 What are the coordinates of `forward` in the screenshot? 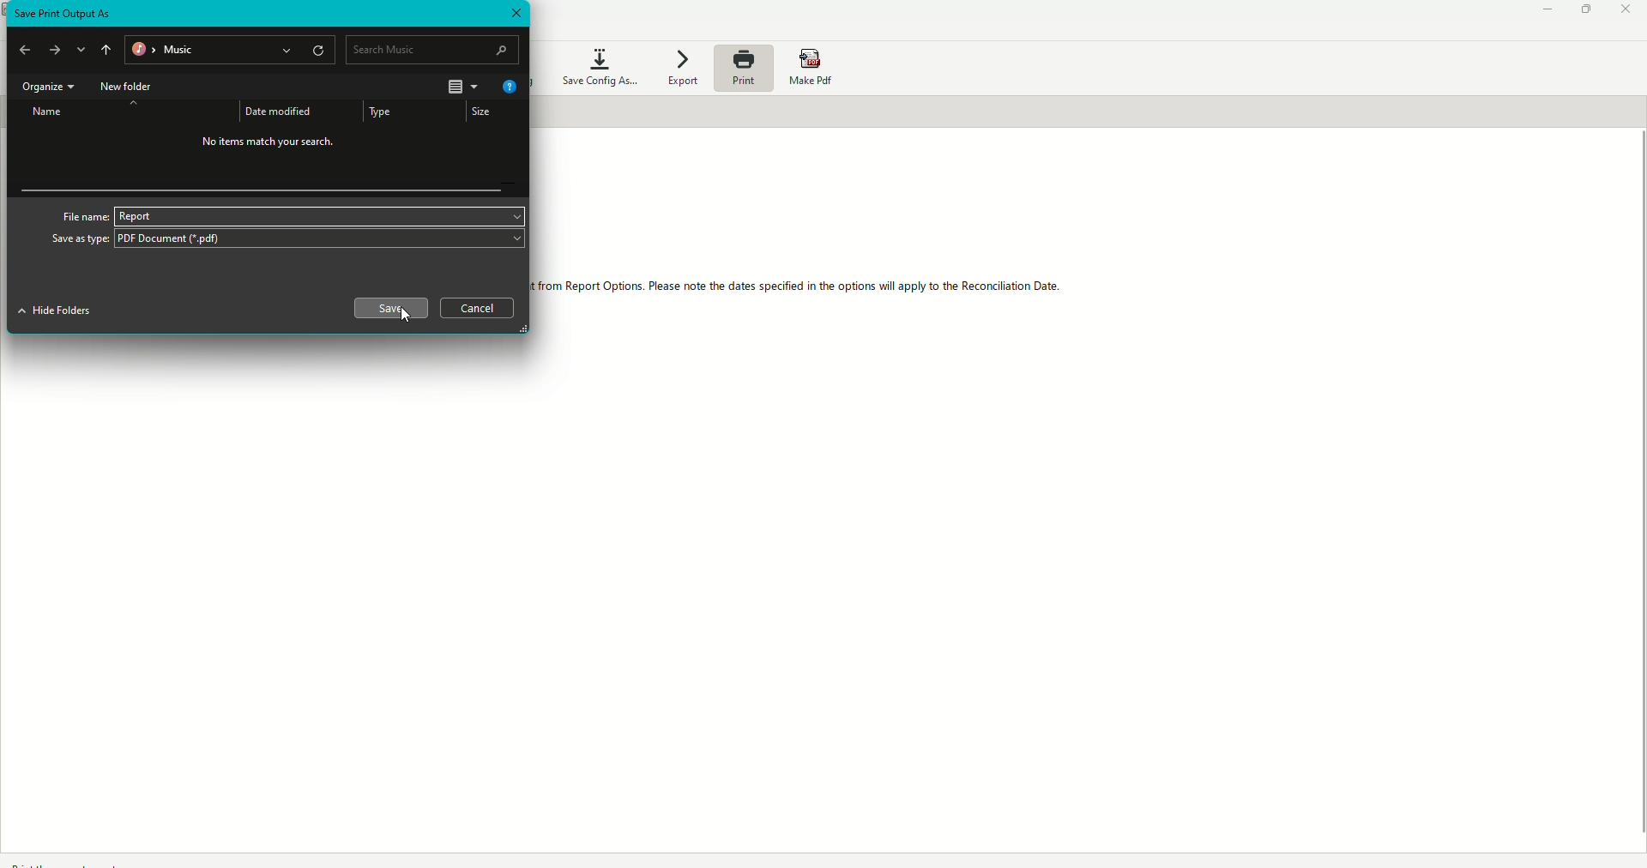 It's located at (56, 52).